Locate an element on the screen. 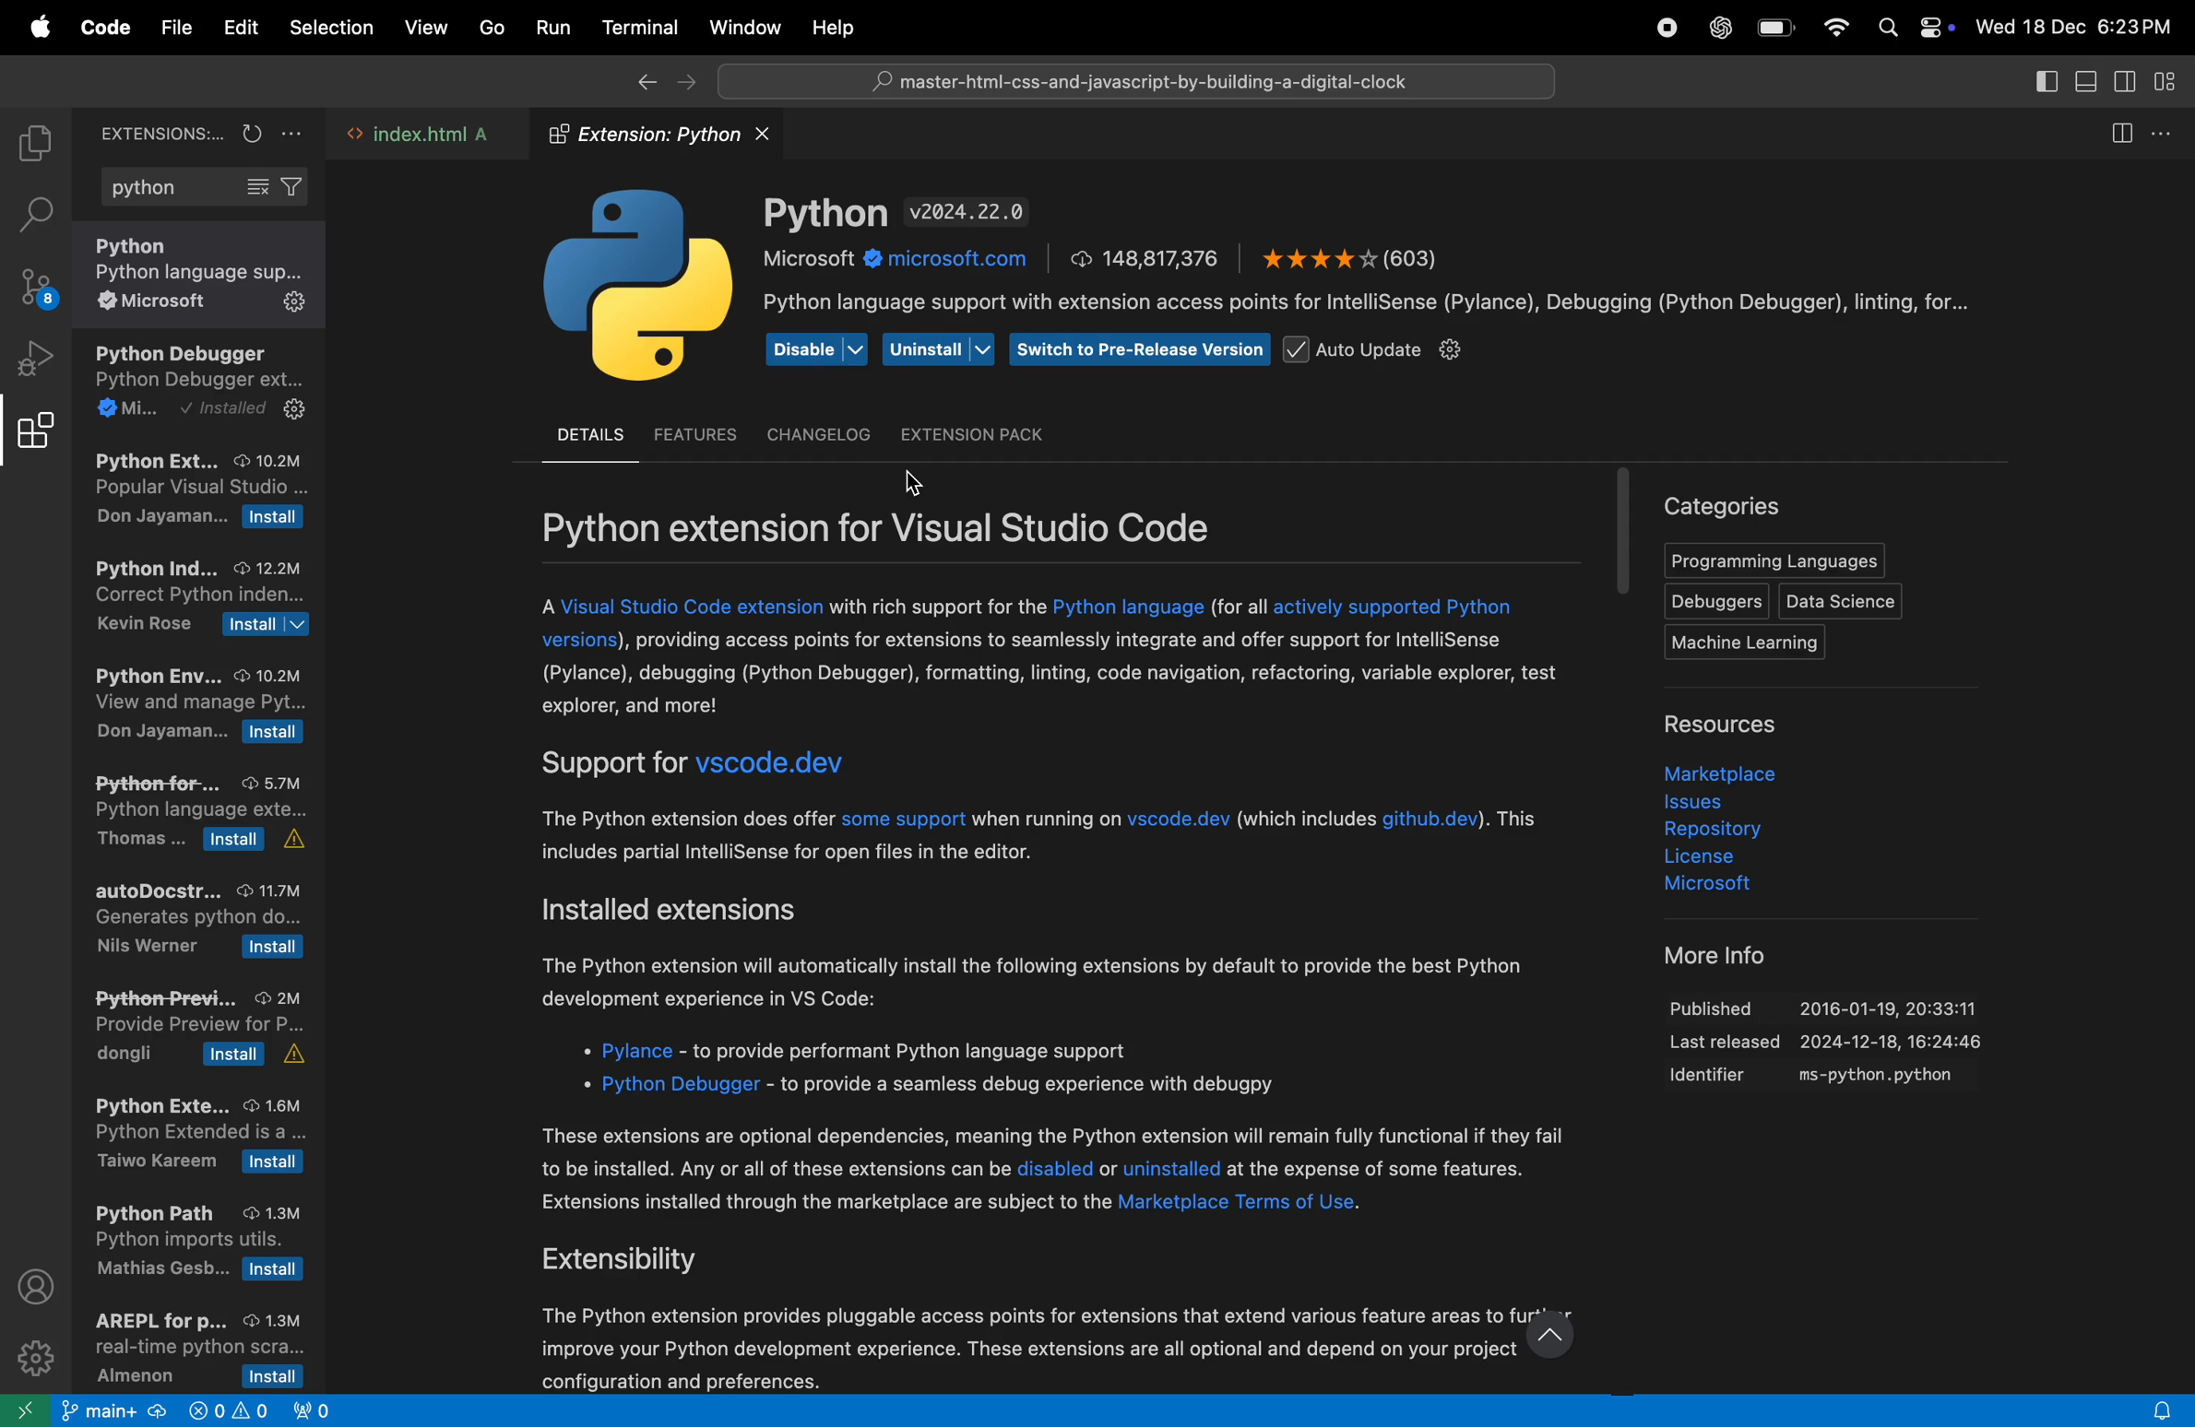  Auto upadte is located at coordinates (1382, 352).